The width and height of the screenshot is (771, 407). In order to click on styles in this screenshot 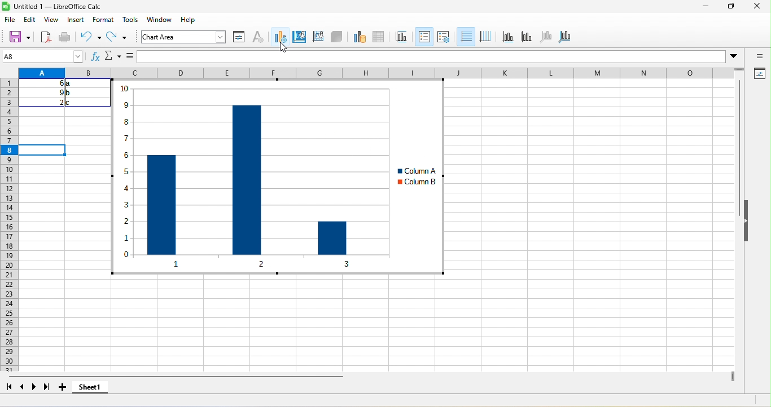, I will do `click(129, 20)`.